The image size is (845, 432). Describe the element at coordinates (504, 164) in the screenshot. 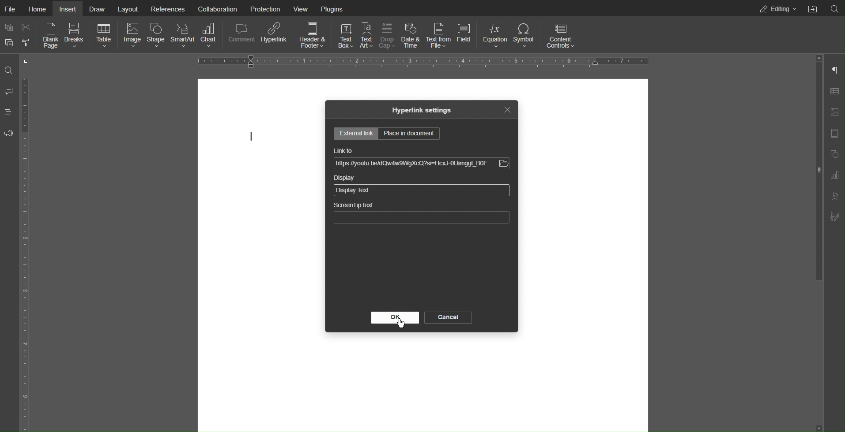

I see `` at that location.